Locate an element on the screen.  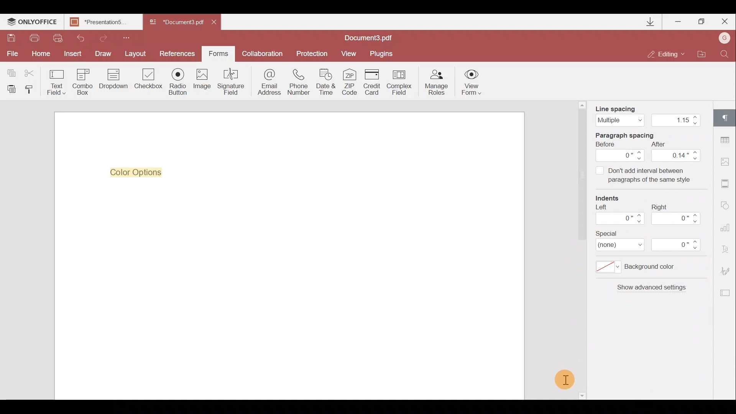
Background color is located at coordinates (643, 268).